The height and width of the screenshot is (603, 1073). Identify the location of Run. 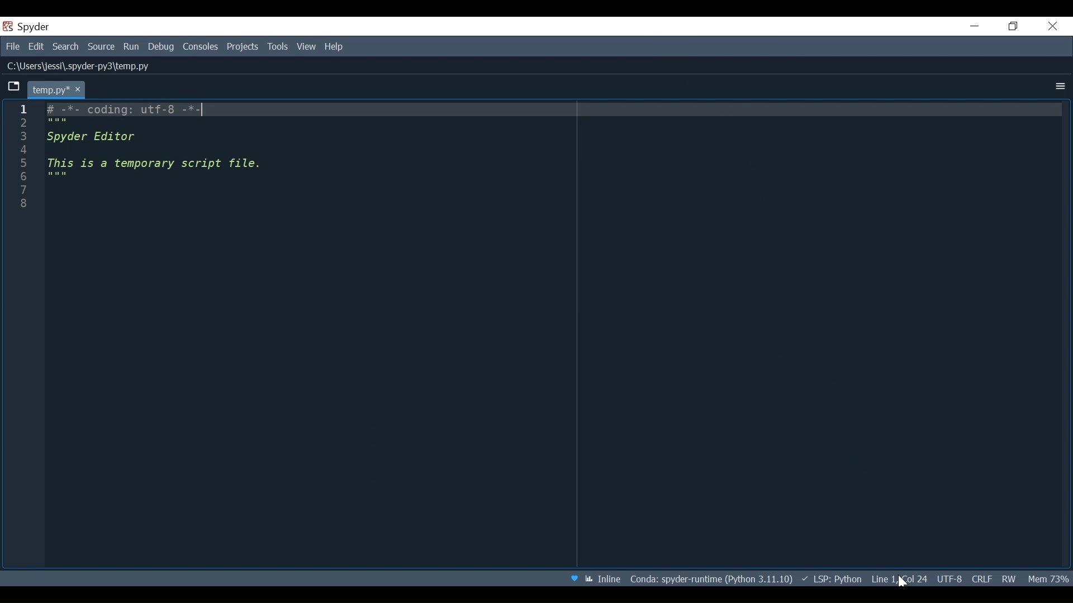
(132, 46).